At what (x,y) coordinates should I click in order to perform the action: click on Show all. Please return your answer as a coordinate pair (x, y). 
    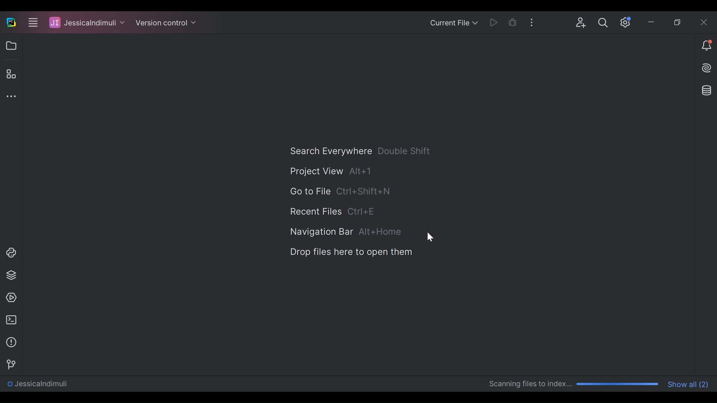
    Looking at the image, I should click on (689, 384).